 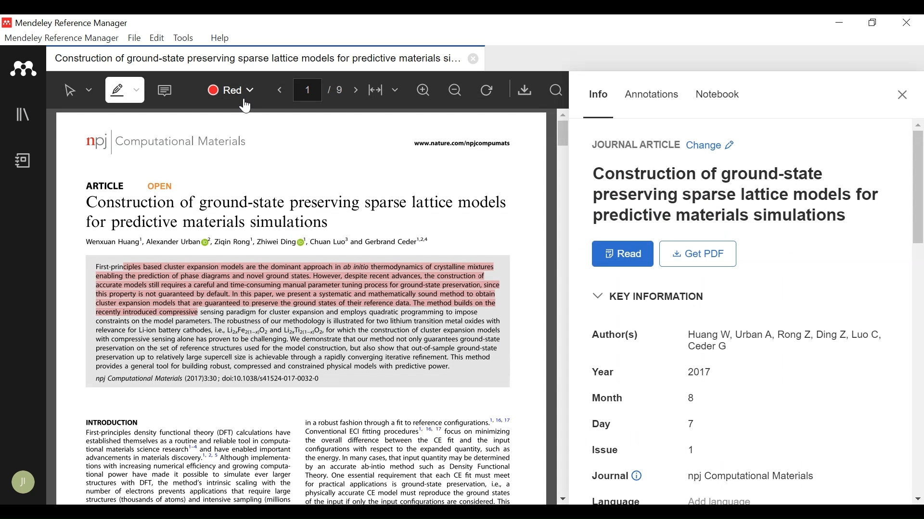 I want to click on minimize, so click(x=839, y=23).